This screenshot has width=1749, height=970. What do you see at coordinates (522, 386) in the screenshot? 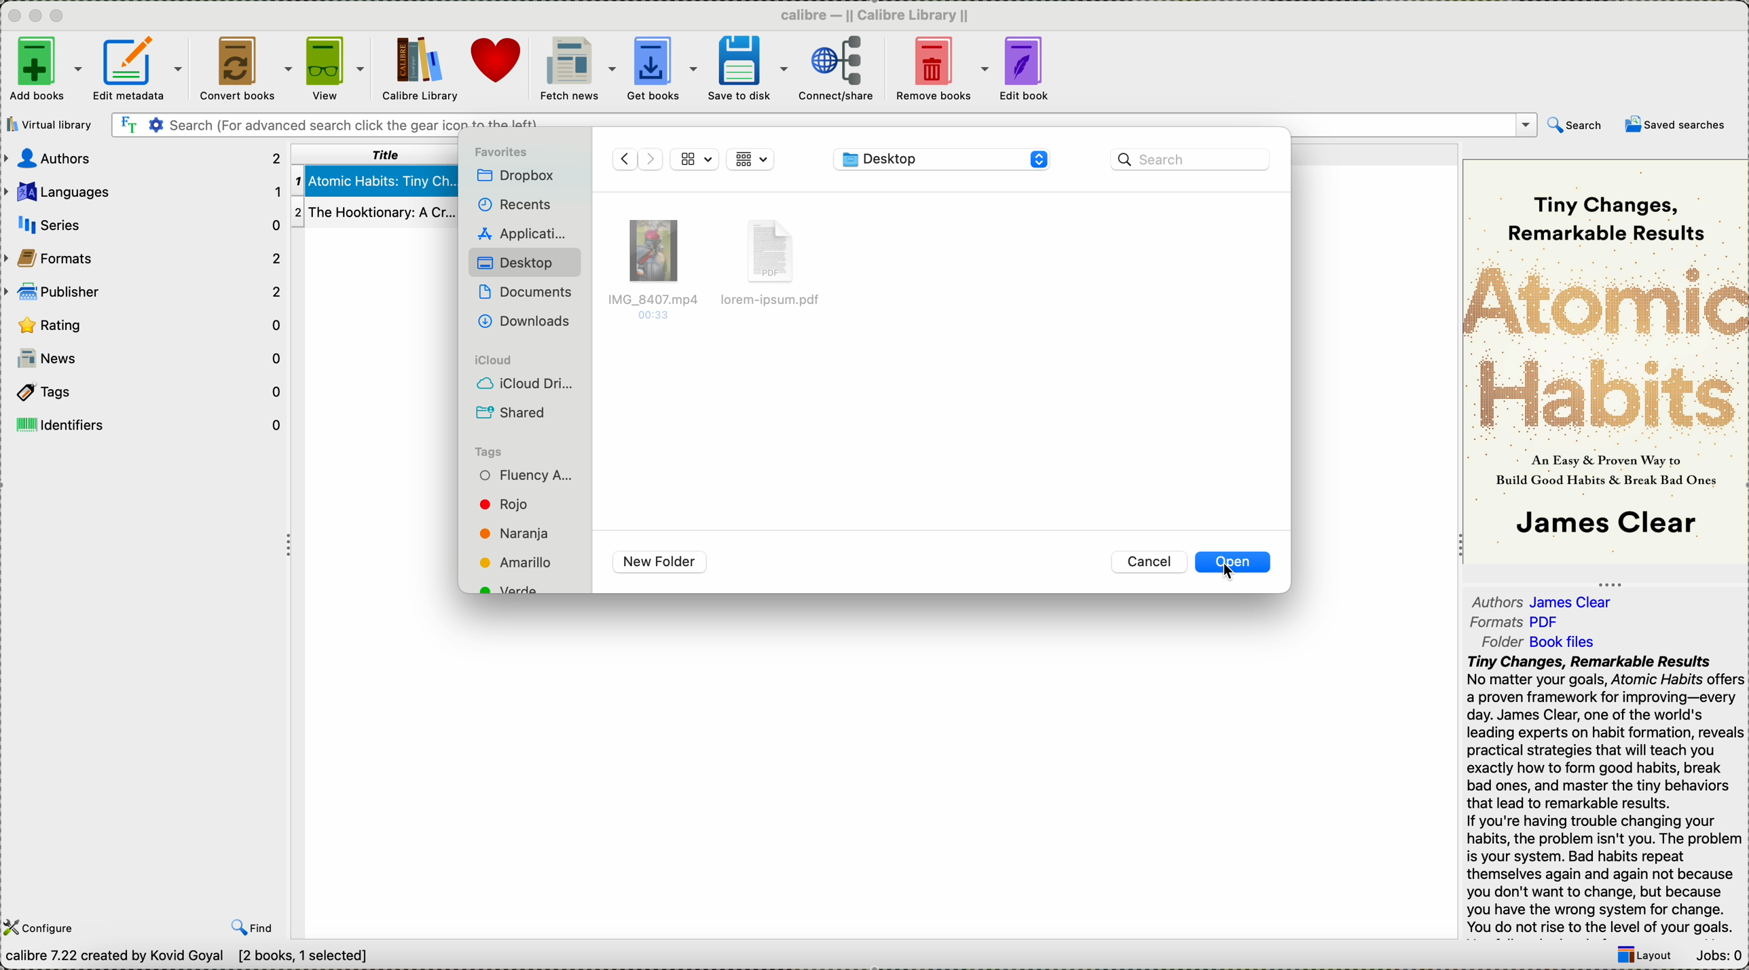
I see `icloud drive` at bounding box center [522, 386].